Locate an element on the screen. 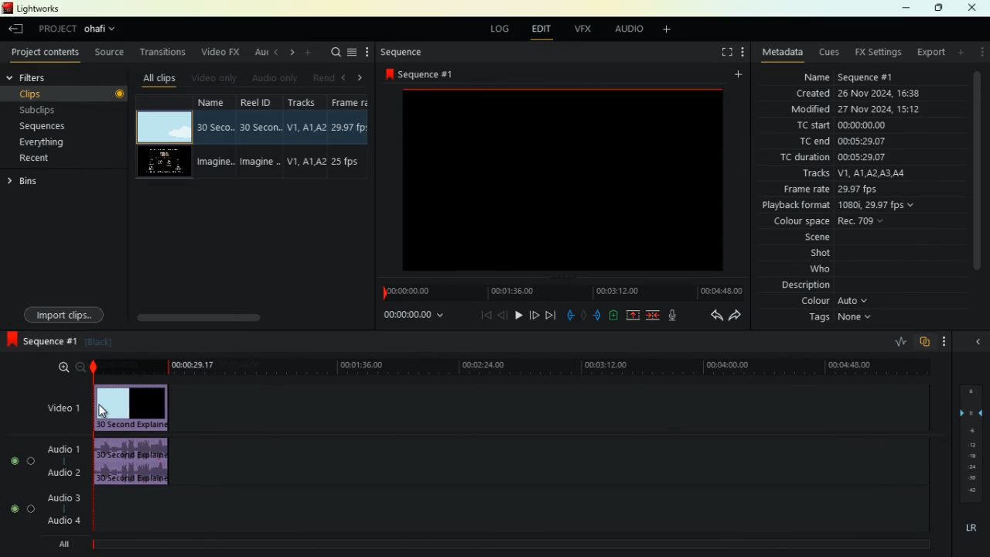 The height and width of the screenshot is (557, 990). name is located at coordinates (215, 138).